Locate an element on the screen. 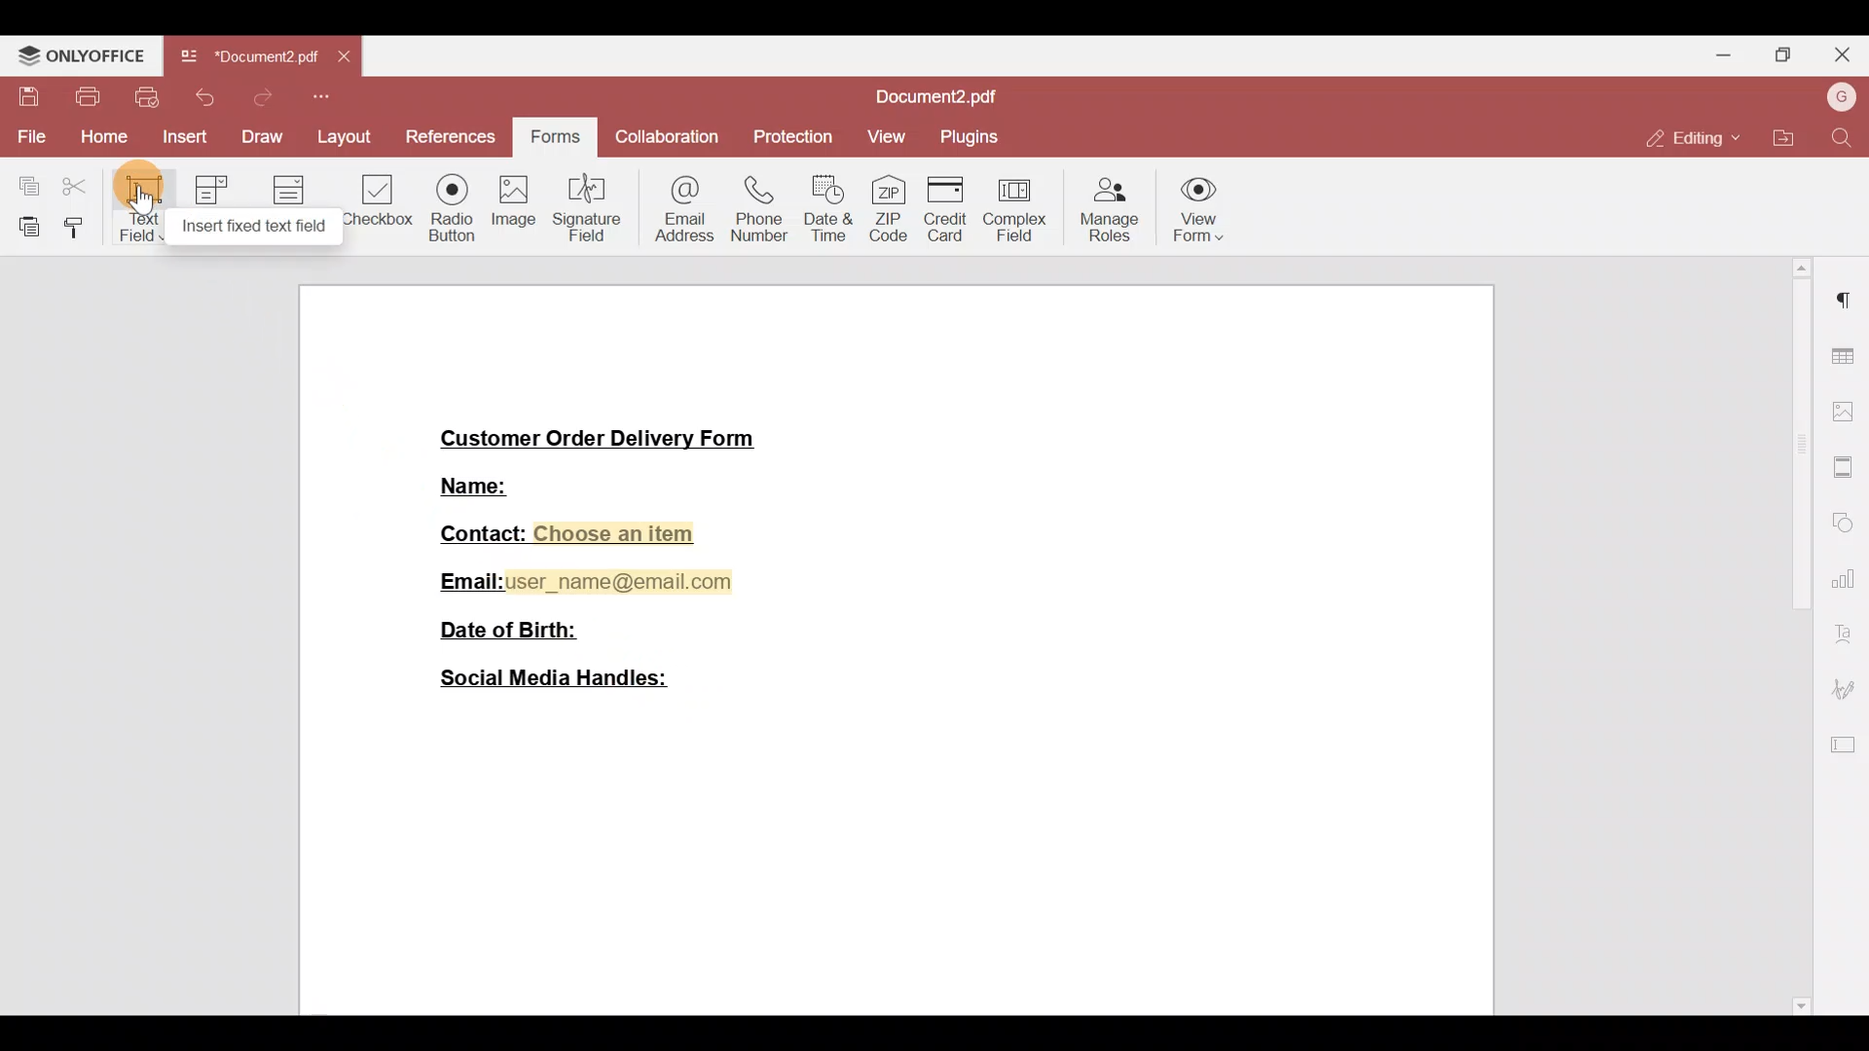 The height and width of the screenshot is (1051, 1869). Quick print is located at coordinates (149, 97).